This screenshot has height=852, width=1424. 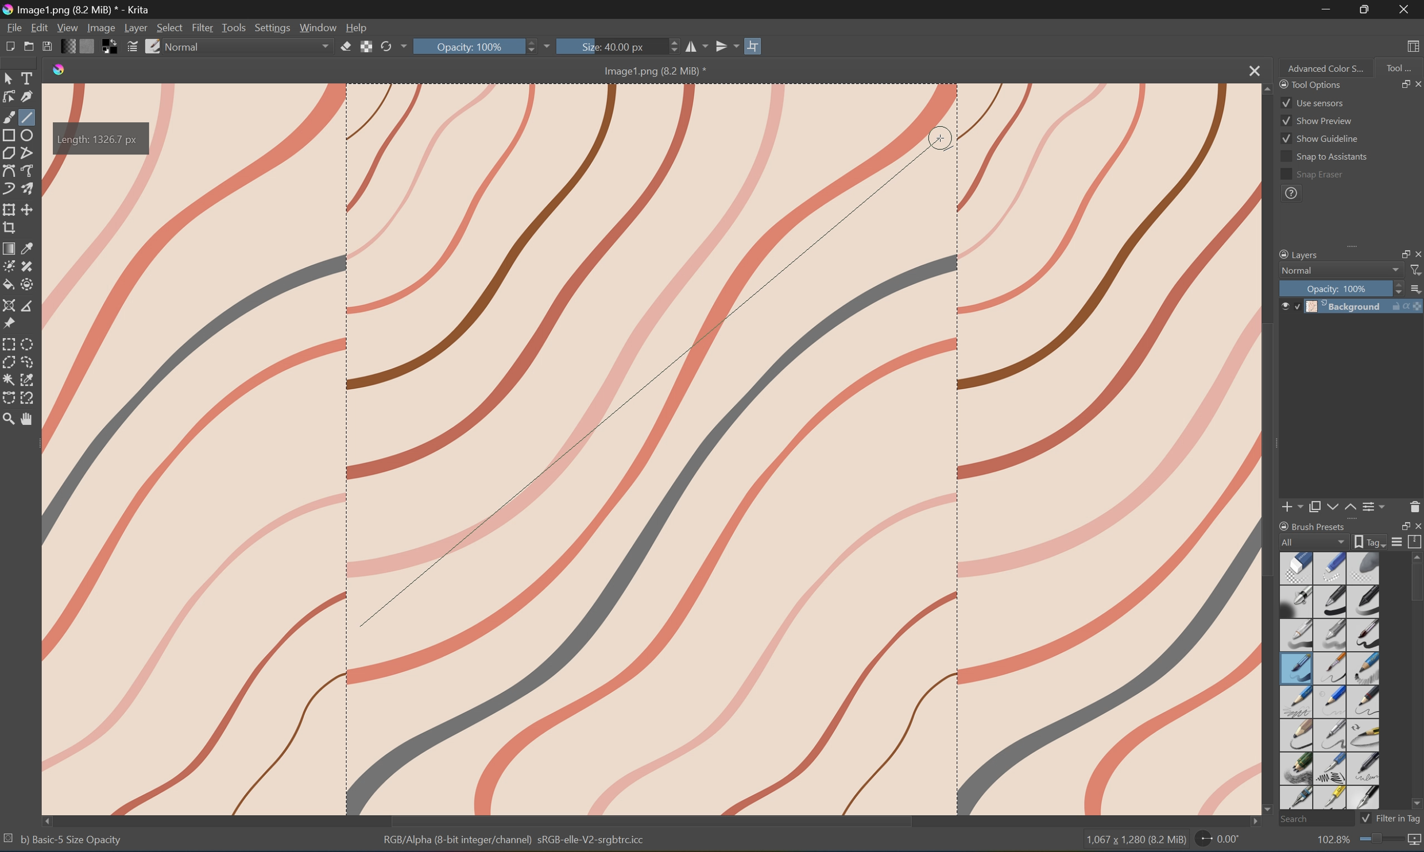 I want to click on Map the displayed canvas size between pixel size or print size, so click(x=1415, y=841).